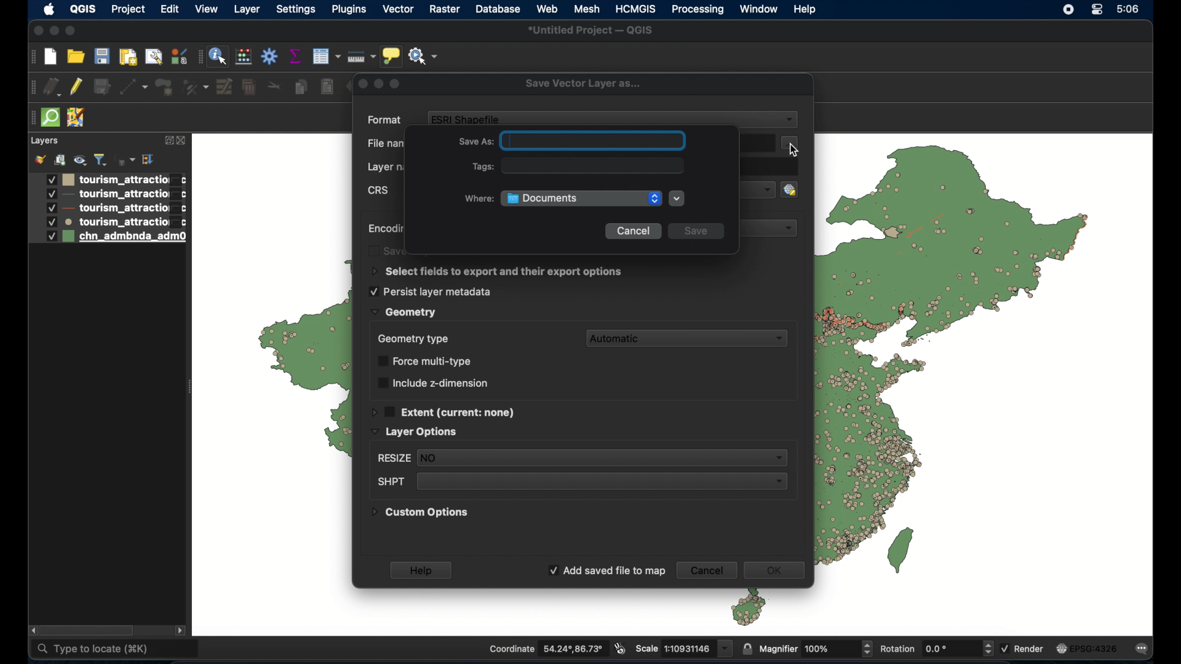 This screenshot has height=664, width=1181. I want to click on show map tips, so click(392, 56).